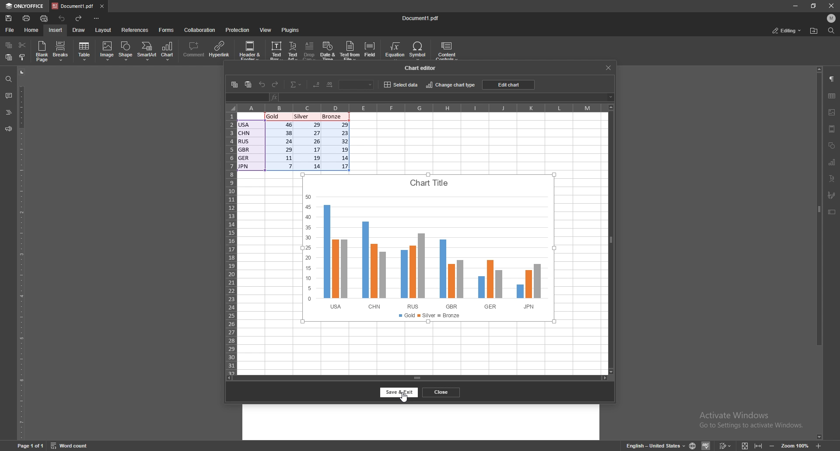  I want to click on columns, so click(414, 107).